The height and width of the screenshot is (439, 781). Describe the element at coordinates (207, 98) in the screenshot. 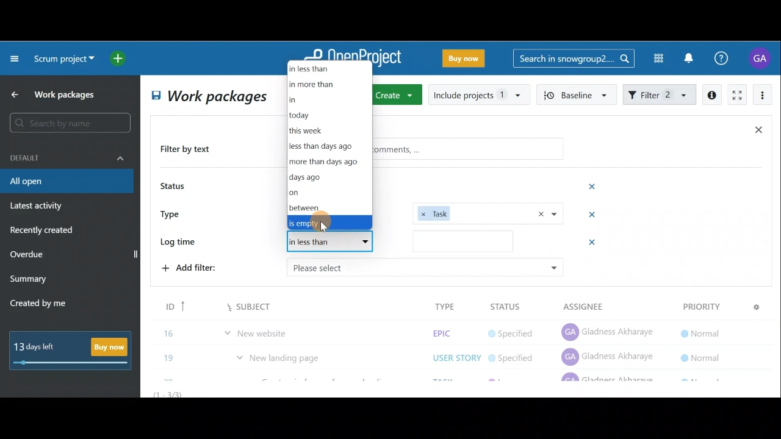

I see `All open` at that location.